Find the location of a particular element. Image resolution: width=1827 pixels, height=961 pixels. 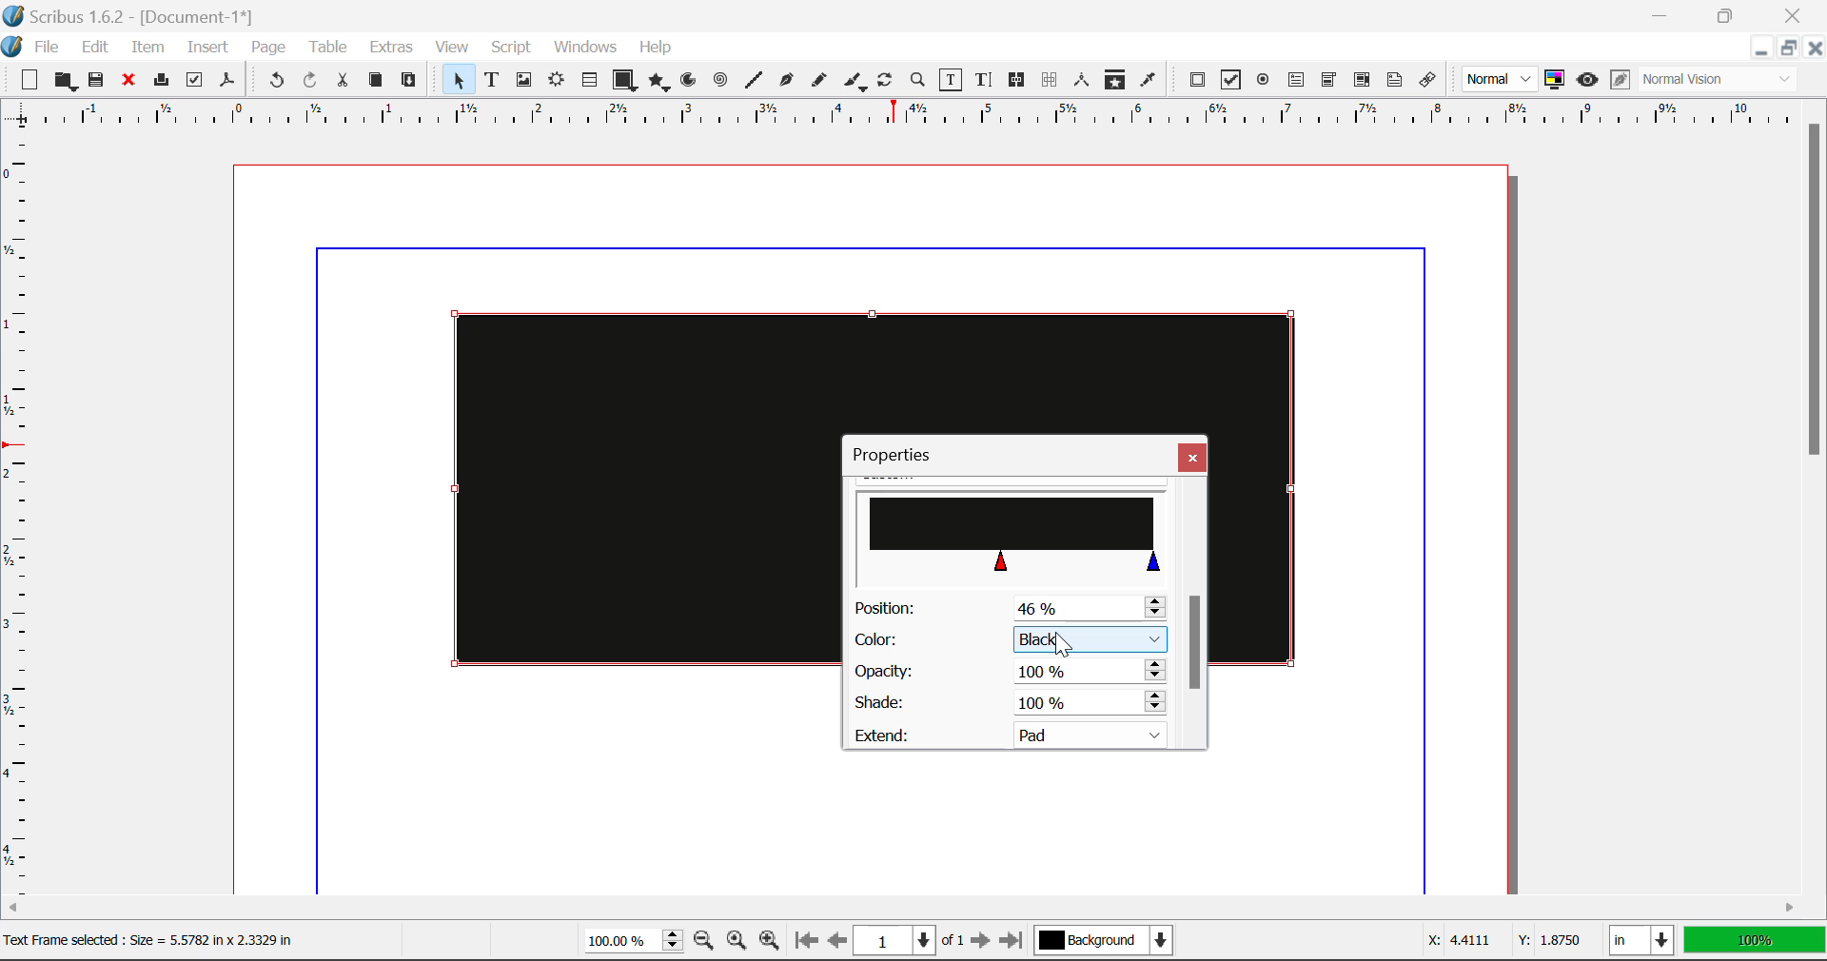

Freehand is located at coordinates (820, 85).